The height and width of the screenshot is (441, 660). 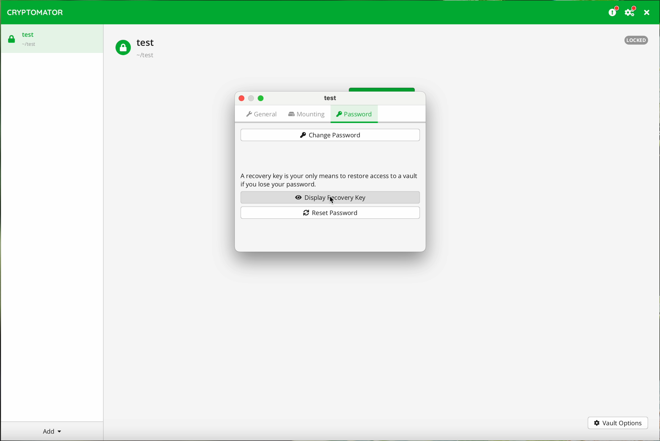 I want to click on password, so click(x=355, y=114).